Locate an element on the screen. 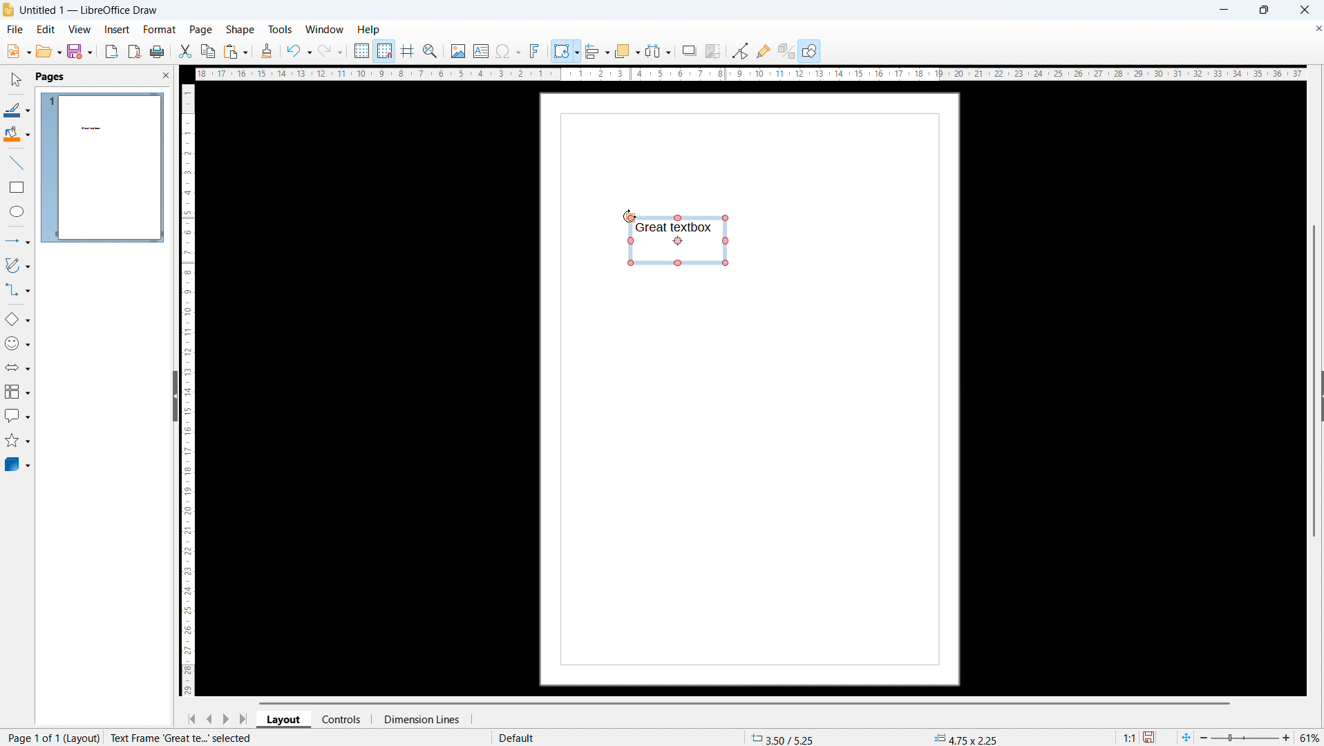  arrange is located at coordinates (627, 50).